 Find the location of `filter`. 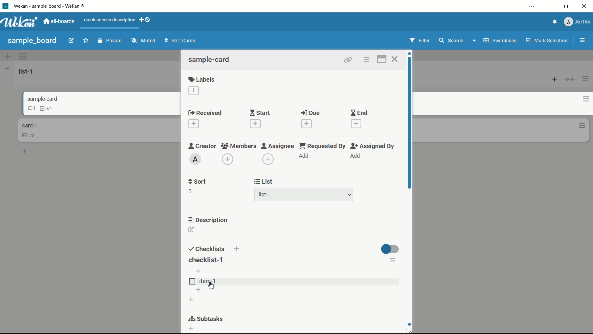

filter is located at coordinates (420, 40).